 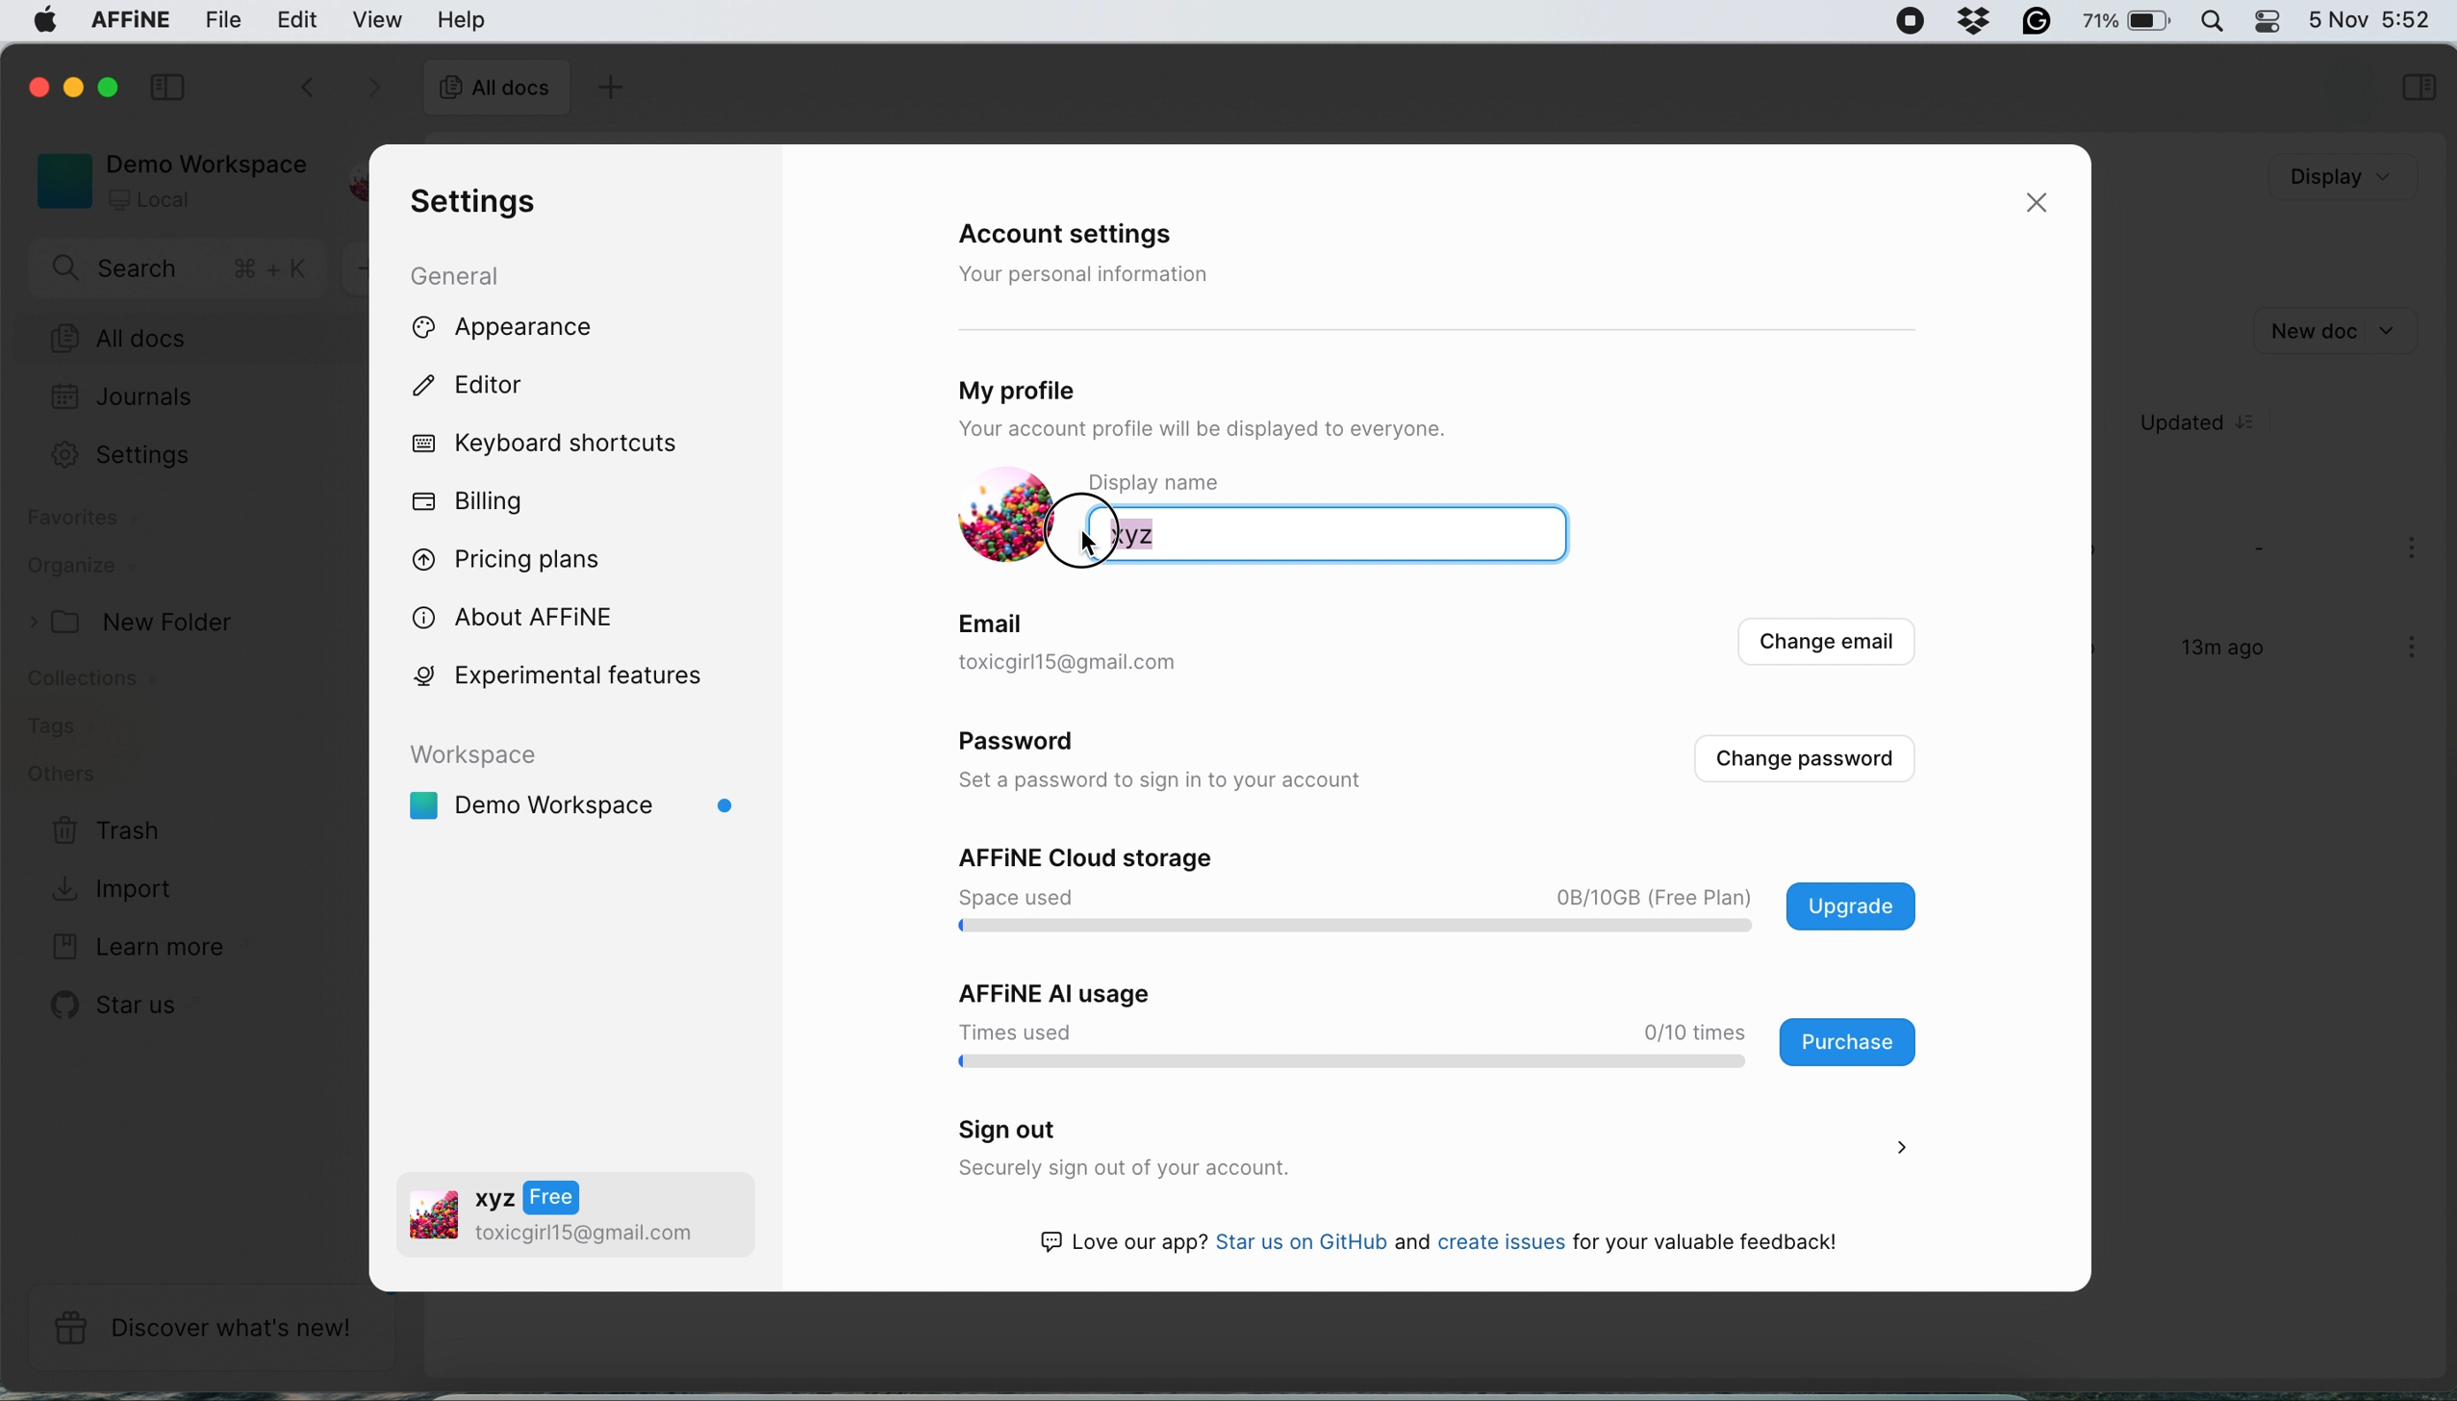 I want to click on trash, so click(x=108, y=832).